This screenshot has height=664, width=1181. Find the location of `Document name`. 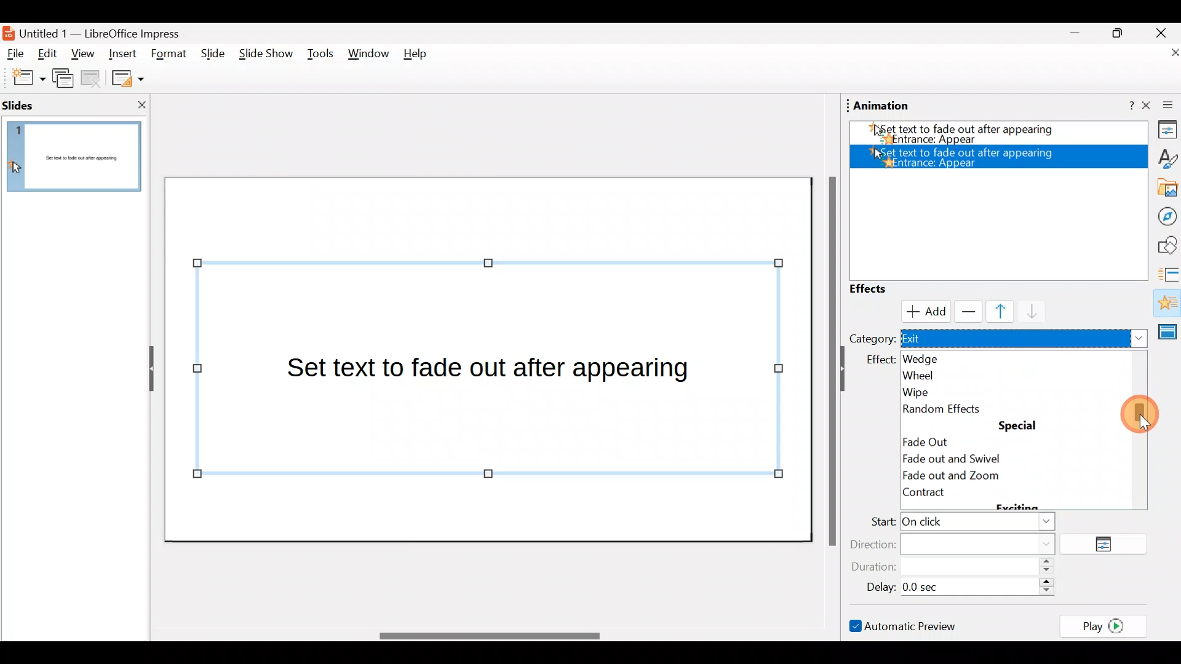

Document name is located at coordinates (100, 32).